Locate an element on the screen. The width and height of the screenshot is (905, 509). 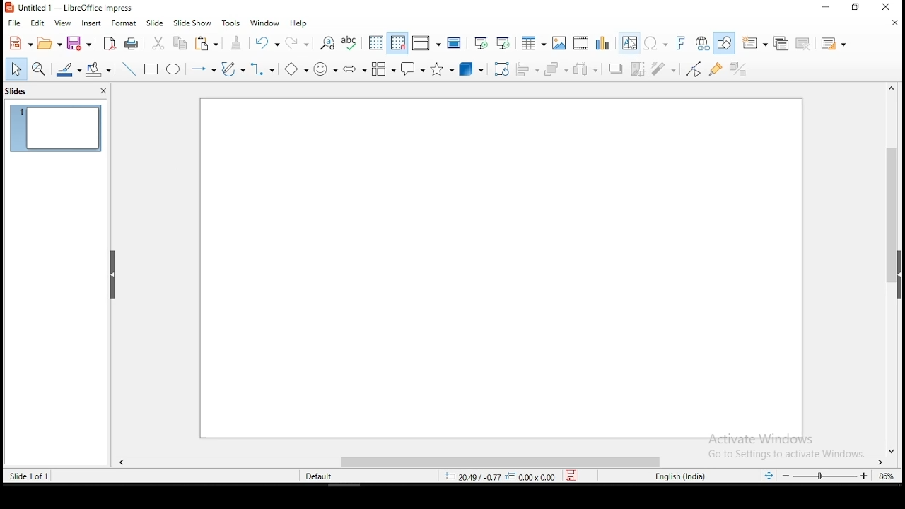
paint bucket tool is located at coordinates (98, 71).